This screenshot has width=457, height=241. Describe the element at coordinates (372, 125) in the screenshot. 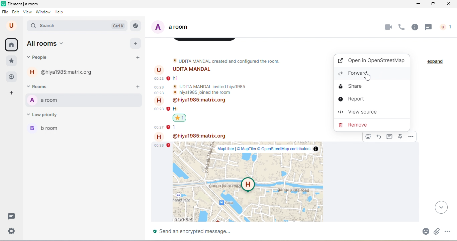

I see `remove` at that location.